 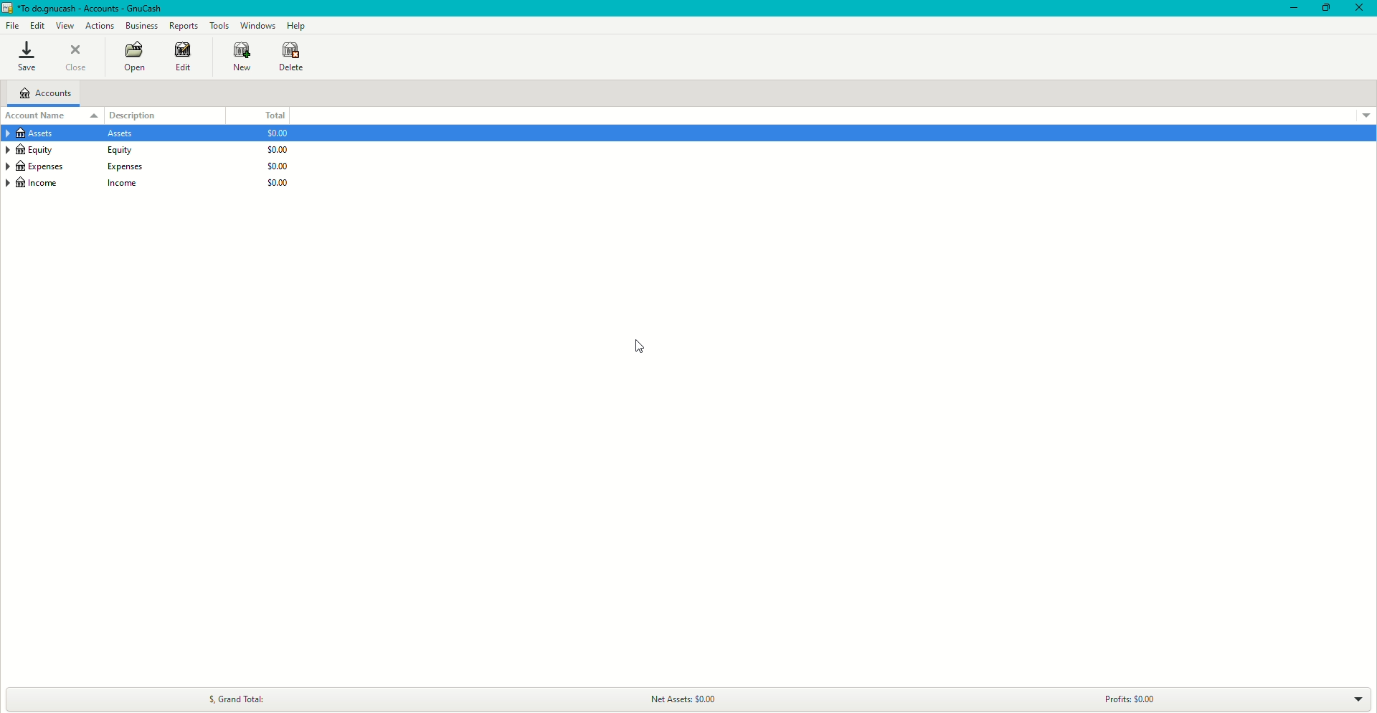 I want to click on Income, so click(x=79, y=184).